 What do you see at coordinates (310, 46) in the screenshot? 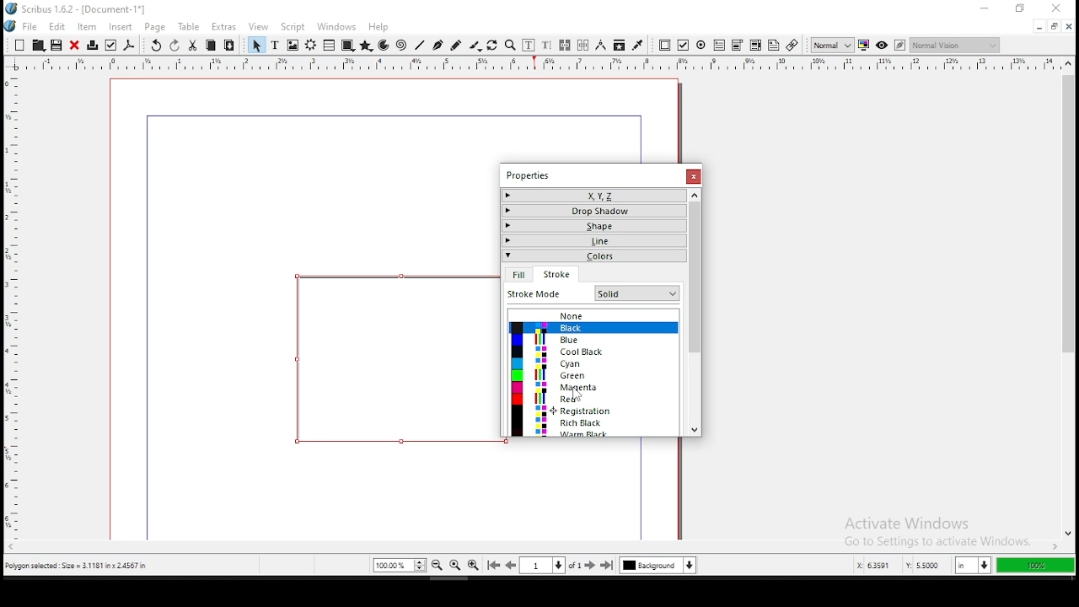
I see `render frame` at bounding box center [310, 46].